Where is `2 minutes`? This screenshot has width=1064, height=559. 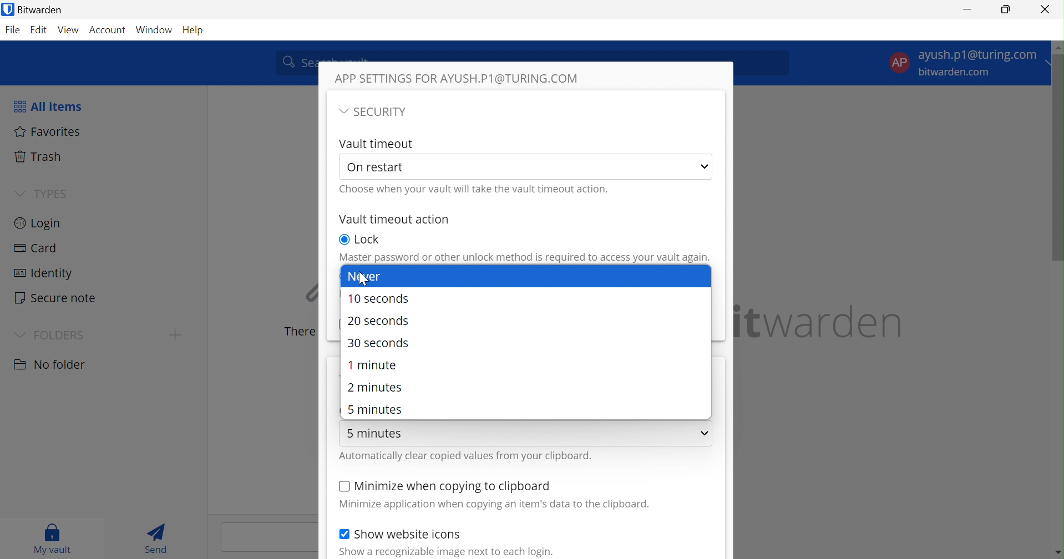
2 minutes is located at coordinates (377, 387).